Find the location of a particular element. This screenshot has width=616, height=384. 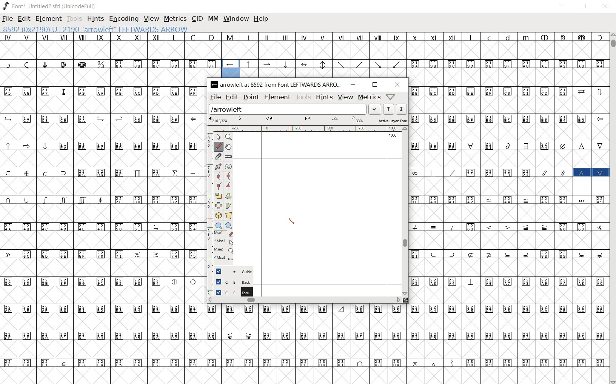

metrics is located at coordinates (175, 19).